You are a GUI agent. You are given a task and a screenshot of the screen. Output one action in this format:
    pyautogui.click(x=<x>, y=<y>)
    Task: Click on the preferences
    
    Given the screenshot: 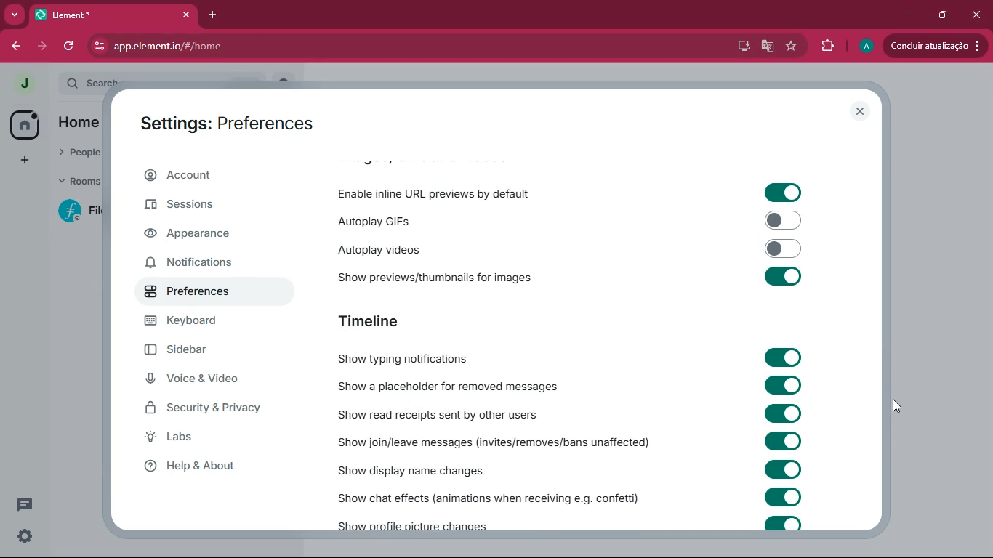 What is the action you would take?
    pyautogui.click(x=196, y=291)
    